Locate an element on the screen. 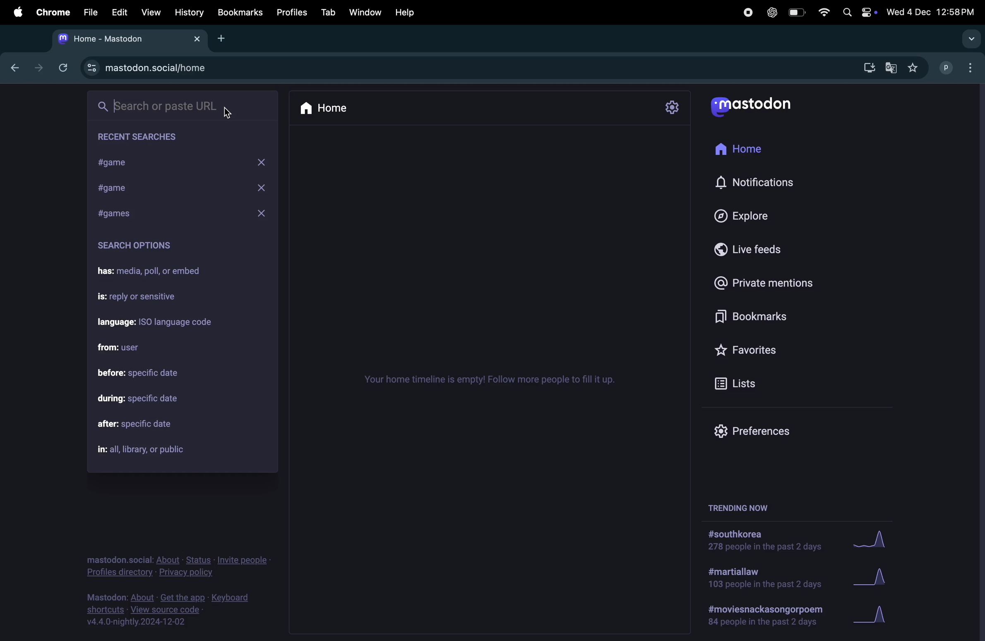 The image size is (985, 641). close is located at coordinates (266, 187).